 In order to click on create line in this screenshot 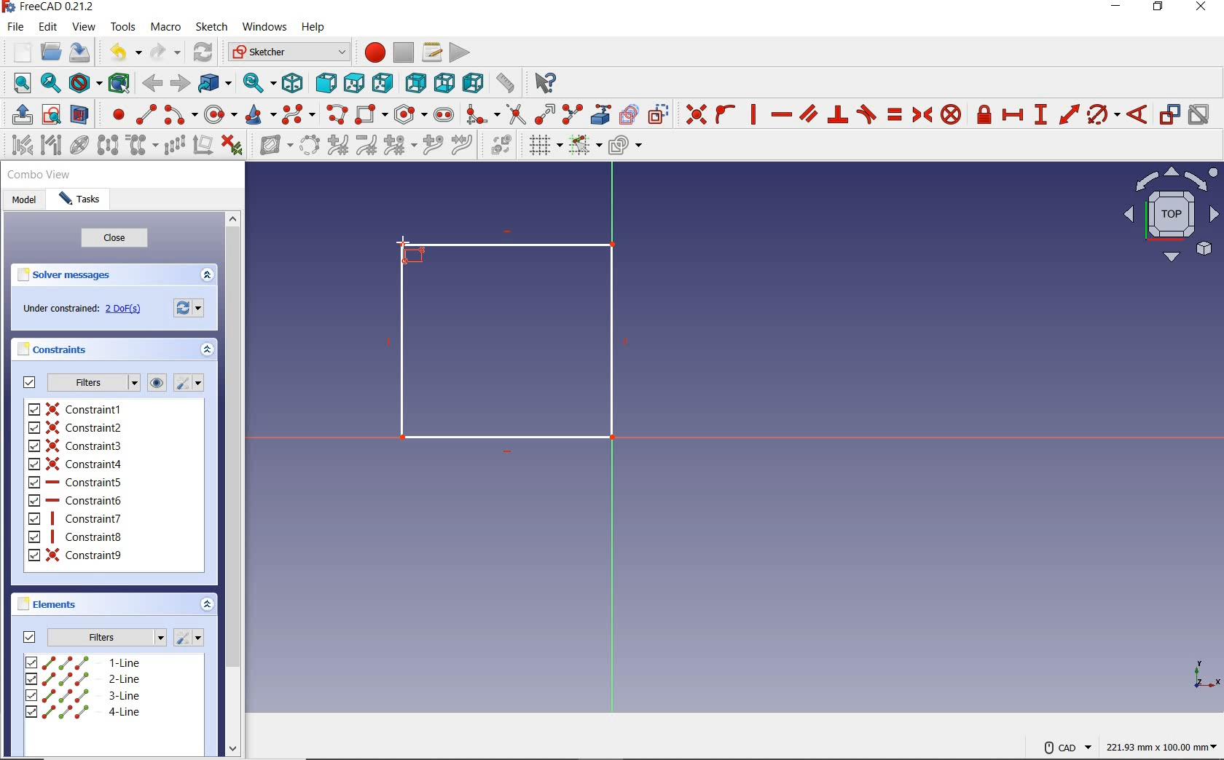, I will do `click(144, 114)`.